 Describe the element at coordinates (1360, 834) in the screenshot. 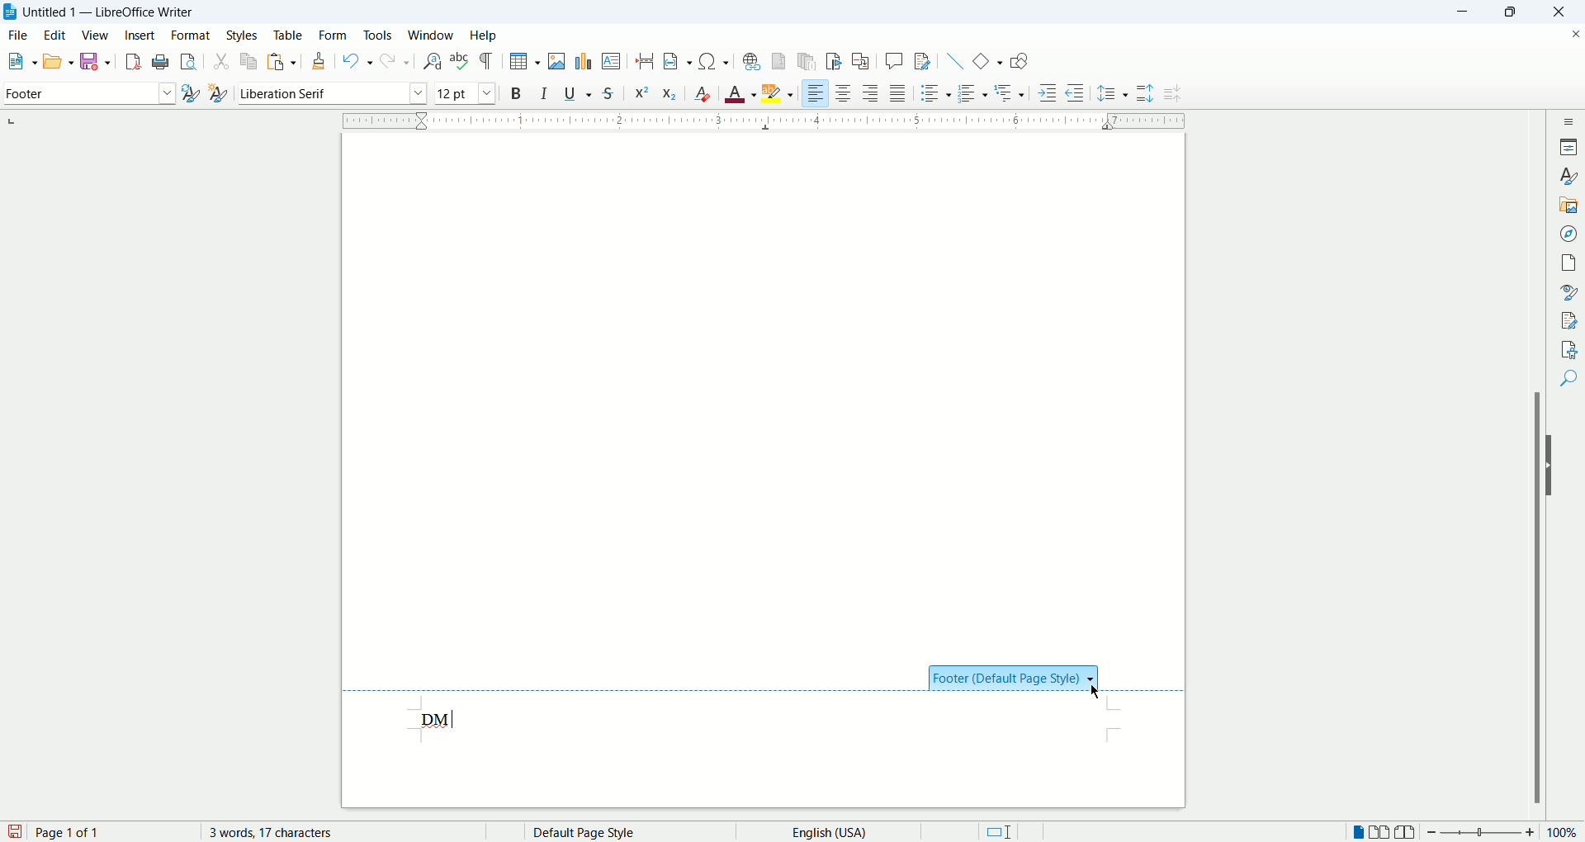

I see `single page view` at that location.